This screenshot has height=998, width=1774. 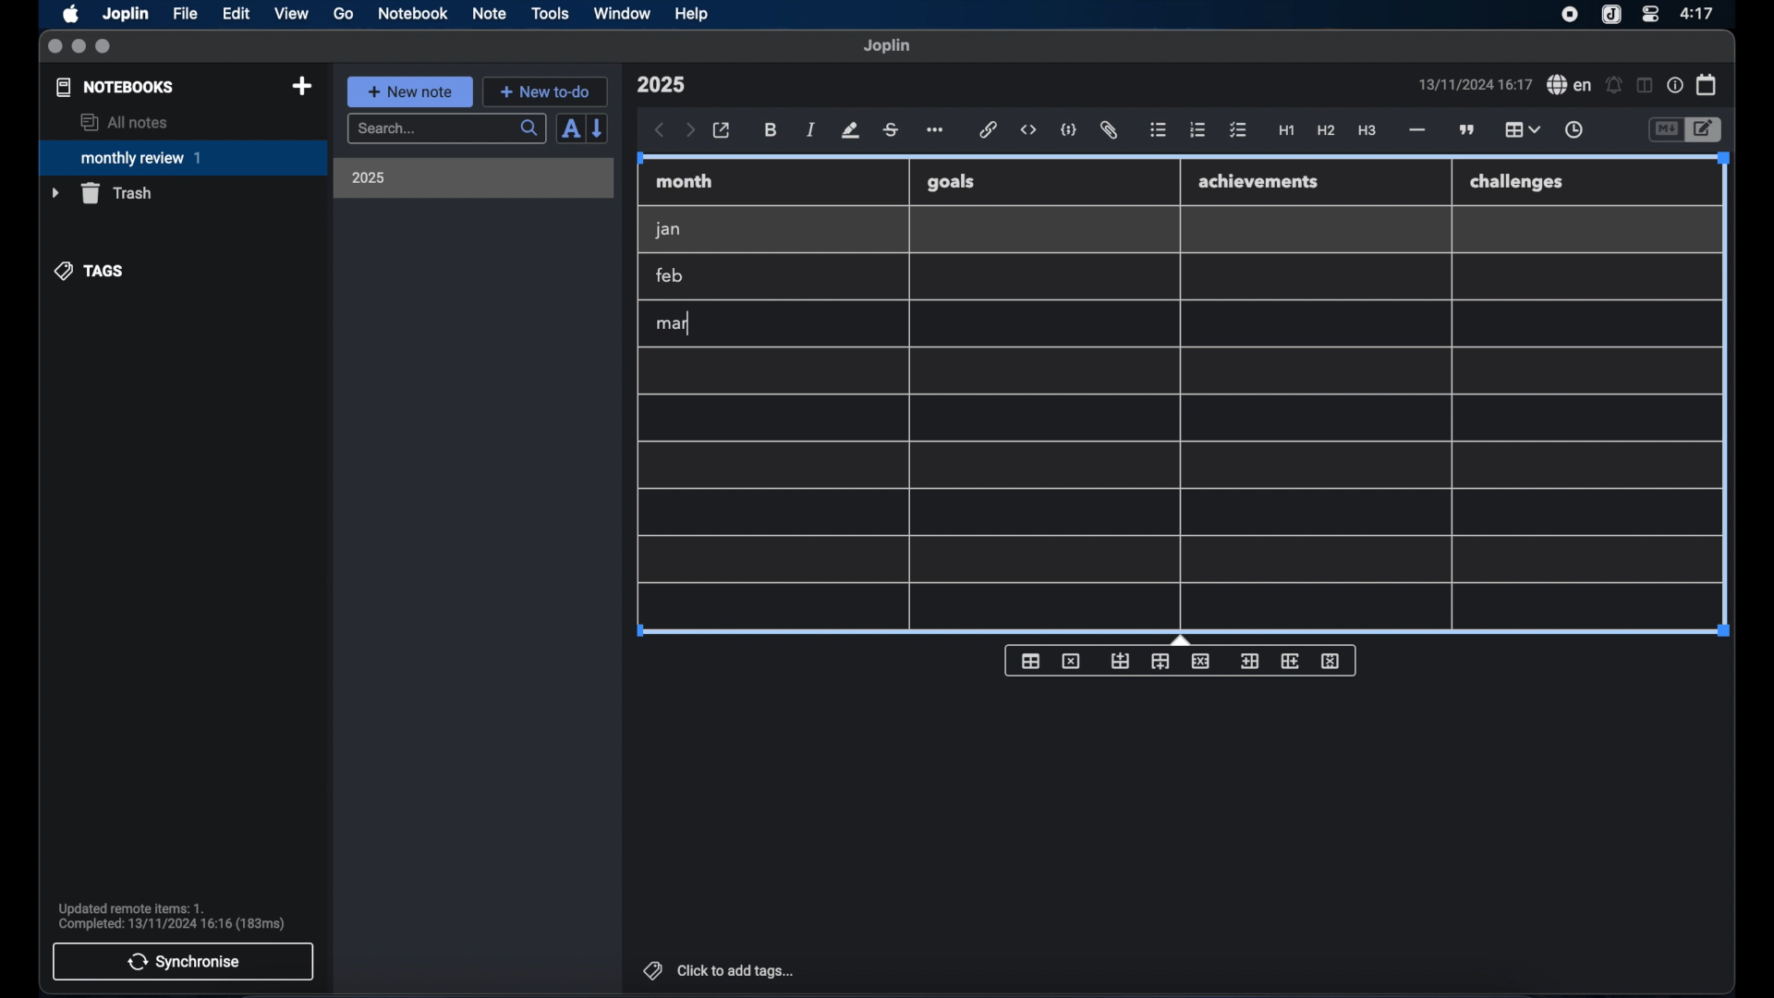 I want to click on insert table, so click(x=1030, y=661).